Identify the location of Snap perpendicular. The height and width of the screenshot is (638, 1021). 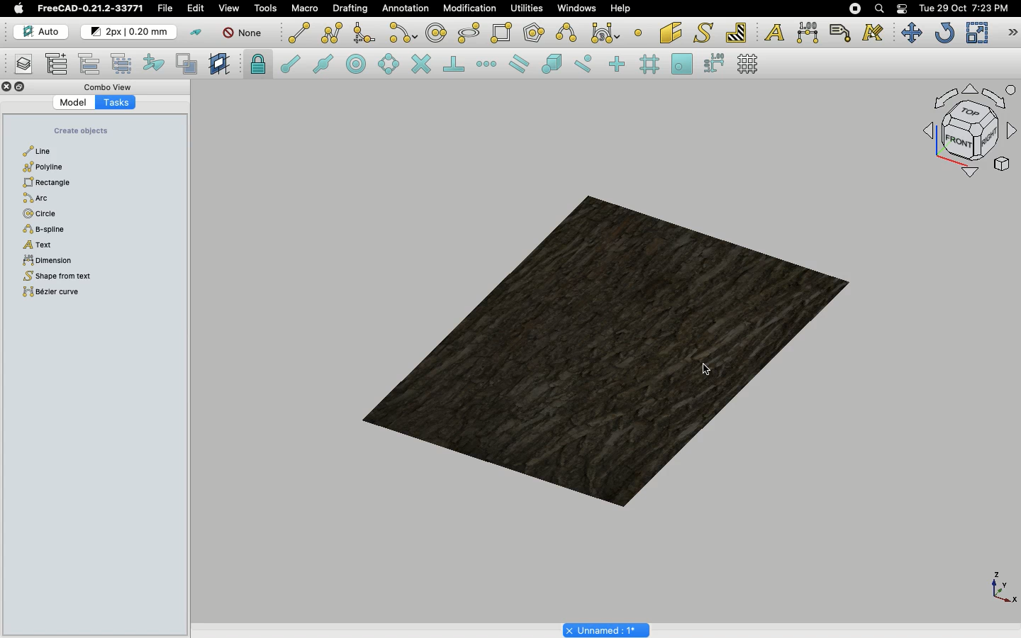
(452, 63).